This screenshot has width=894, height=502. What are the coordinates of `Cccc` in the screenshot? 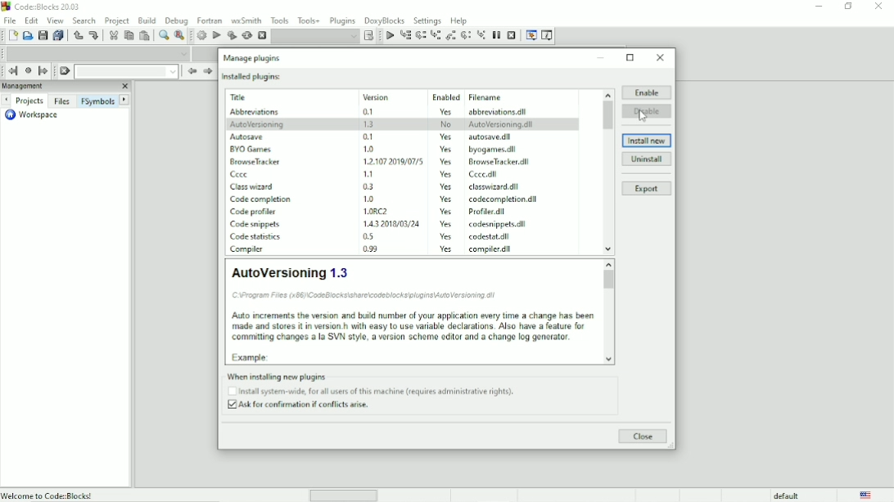 It's located at (242, 175).